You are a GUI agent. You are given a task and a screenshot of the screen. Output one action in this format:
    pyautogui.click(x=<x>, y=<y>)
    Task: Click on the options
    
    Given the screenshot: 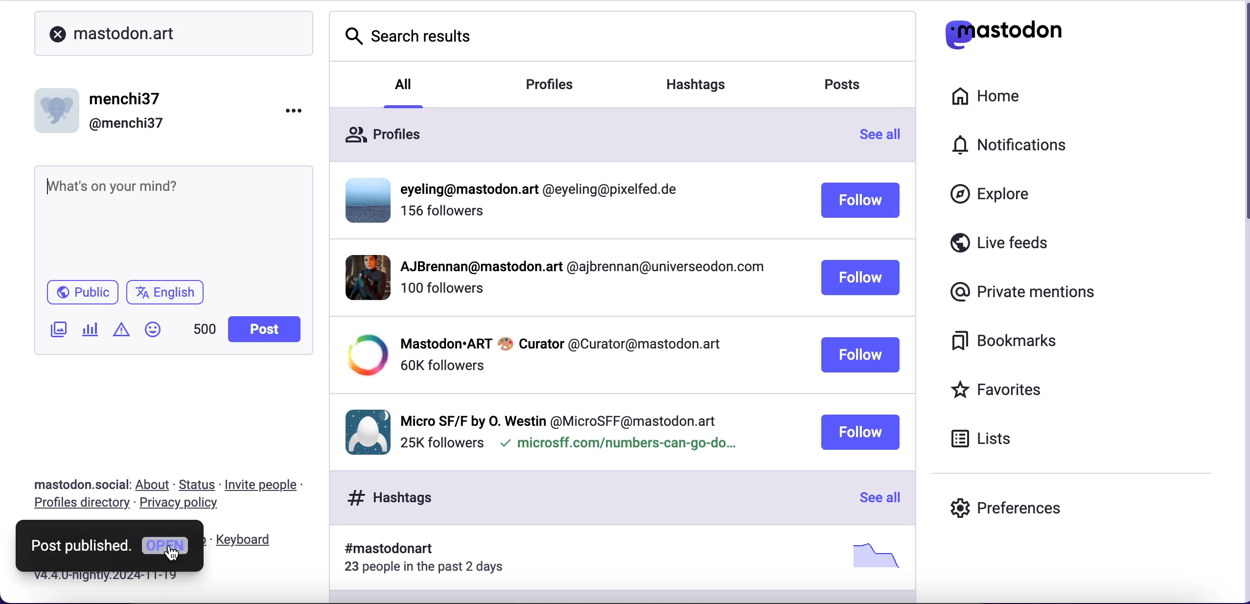 What is the action you would take?
    pyautogui.click(x=293, y=109)
    